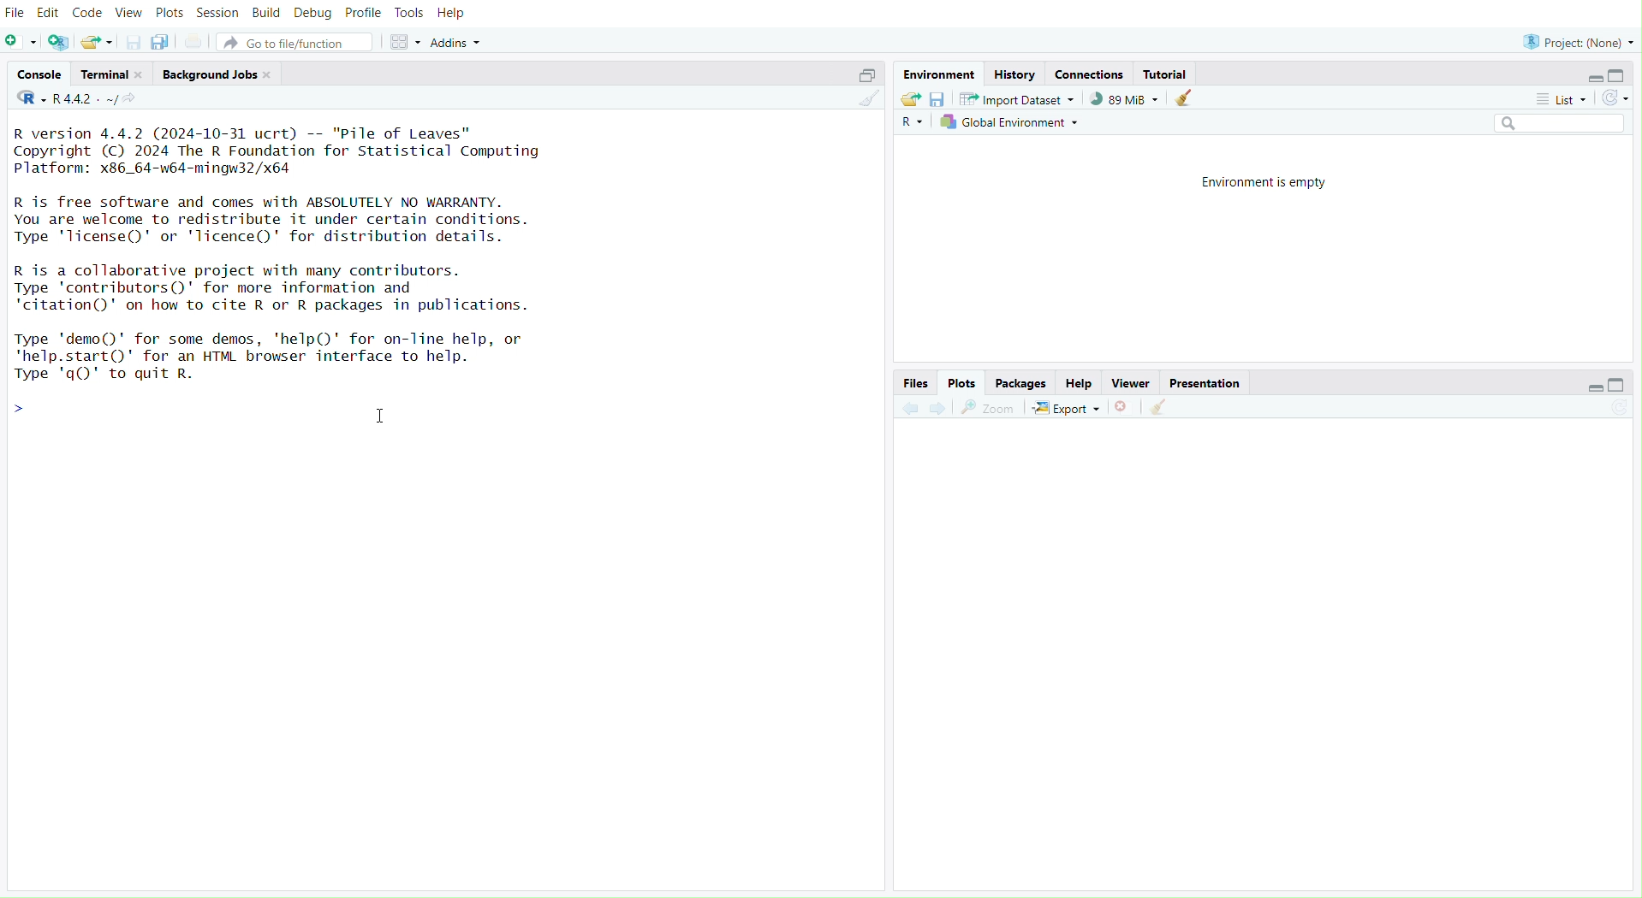 This screenshot has height=898, width=1642. What do you see at coordinates (57, 39) in the screenshot?
I see `Create a project` at bounding box center [57, 39].